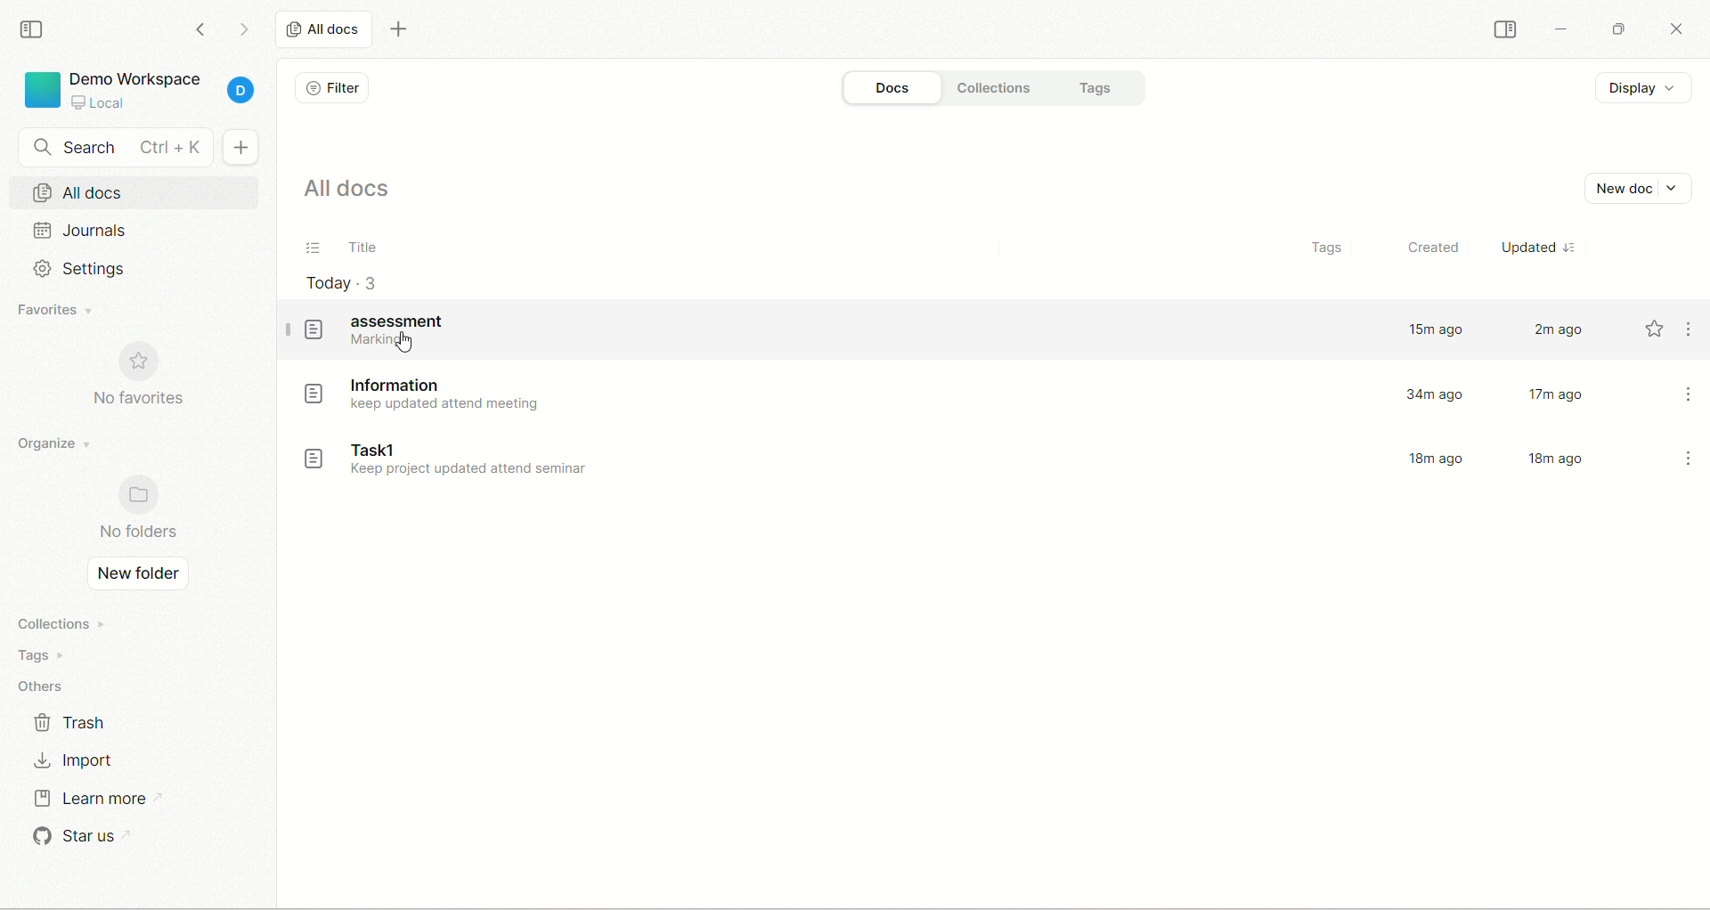  Describe the element at coordinates (1557, 394) in the screenshot. I see `17m ago` at that location.